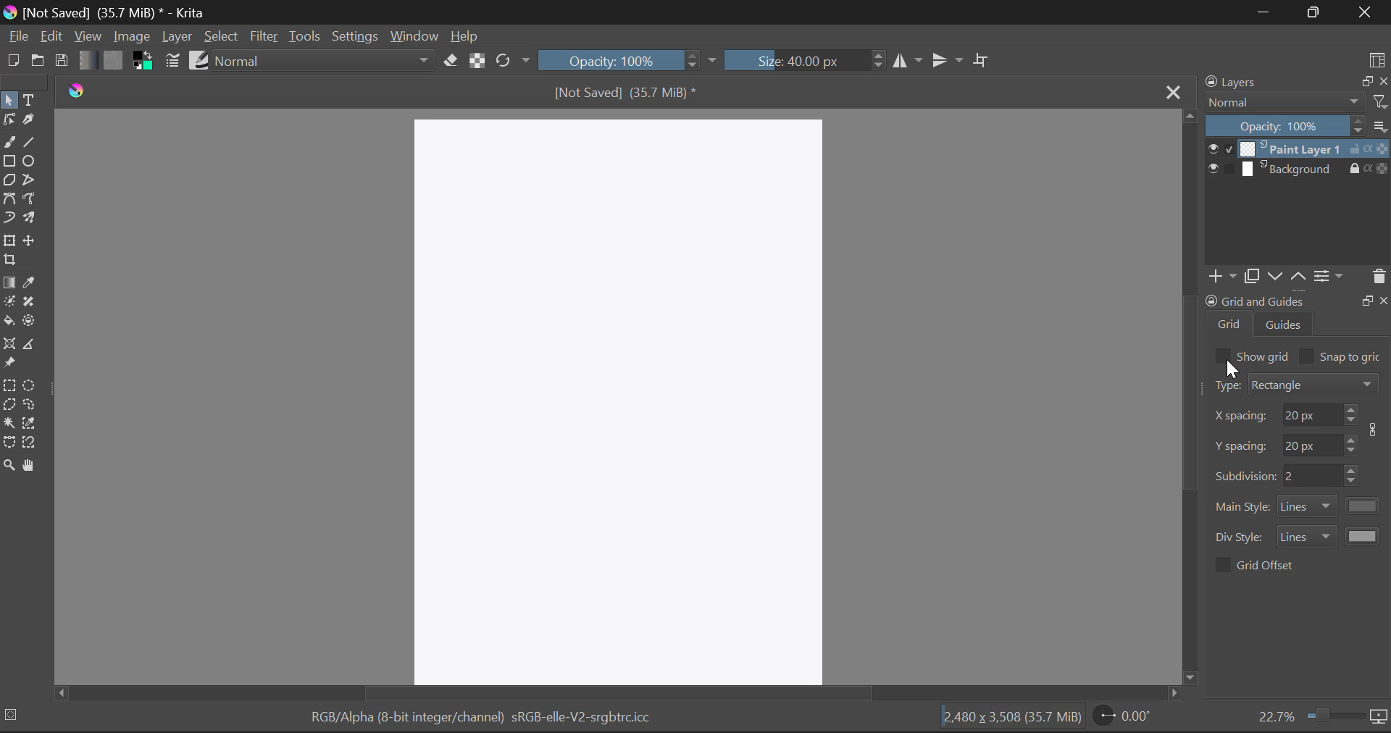 The width and height of the screenshot is (1391, 733). Describe the element at coordinates (31, 406) in the screenshot. I see `Freehand Selection` at that location.